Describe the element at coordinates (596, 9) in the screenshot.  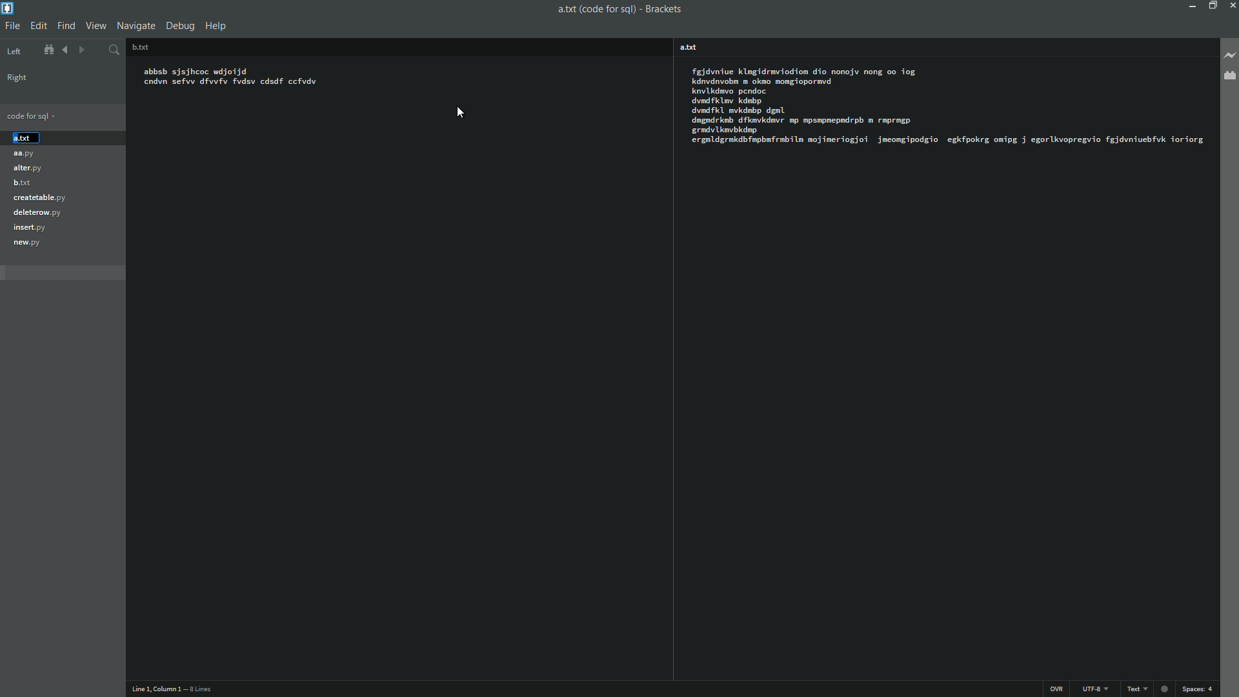
I see `File name` at that location.